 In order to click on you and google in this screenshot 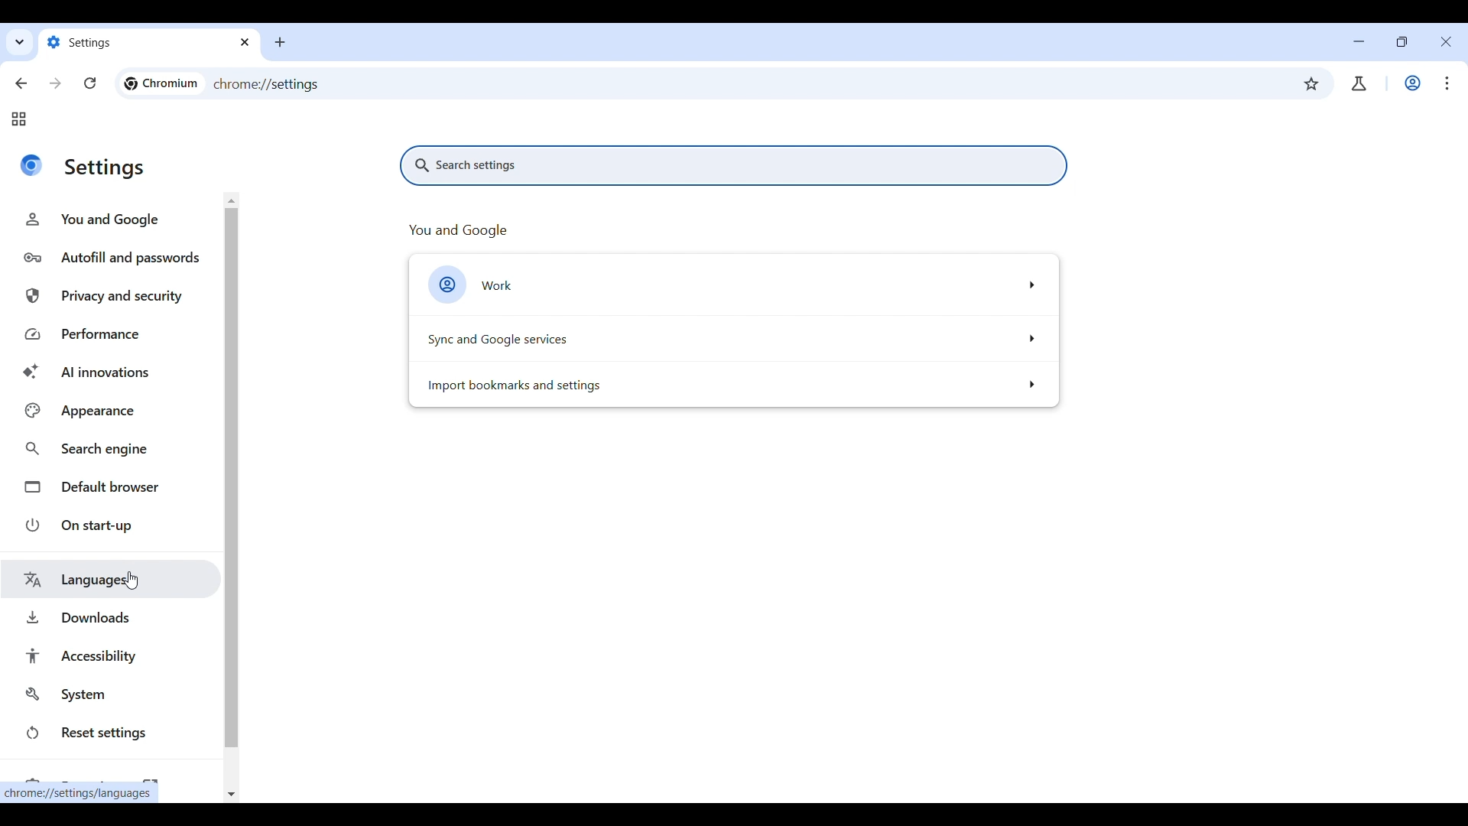, I will do `click(476, 229)`.